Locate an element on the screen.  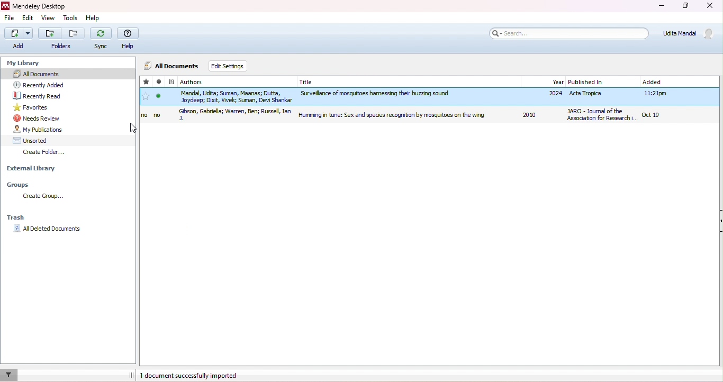
read/unread is located at coordinates (159, 83).